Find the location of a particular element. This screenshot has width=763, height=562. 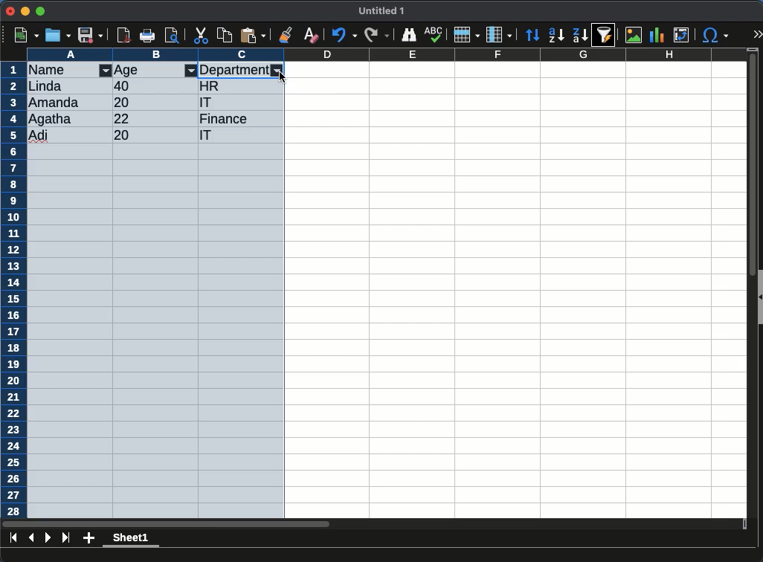

next page is located at coordinates (48, 537).